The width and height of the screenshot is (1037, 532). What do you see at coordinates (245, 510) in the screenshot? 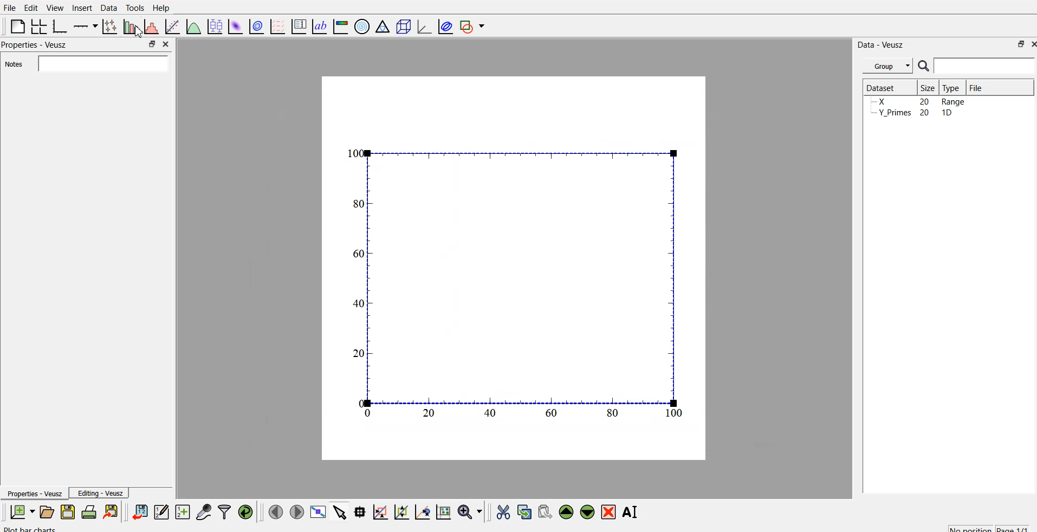
I see `reload linked dataset` at bounding box center [245, 510].